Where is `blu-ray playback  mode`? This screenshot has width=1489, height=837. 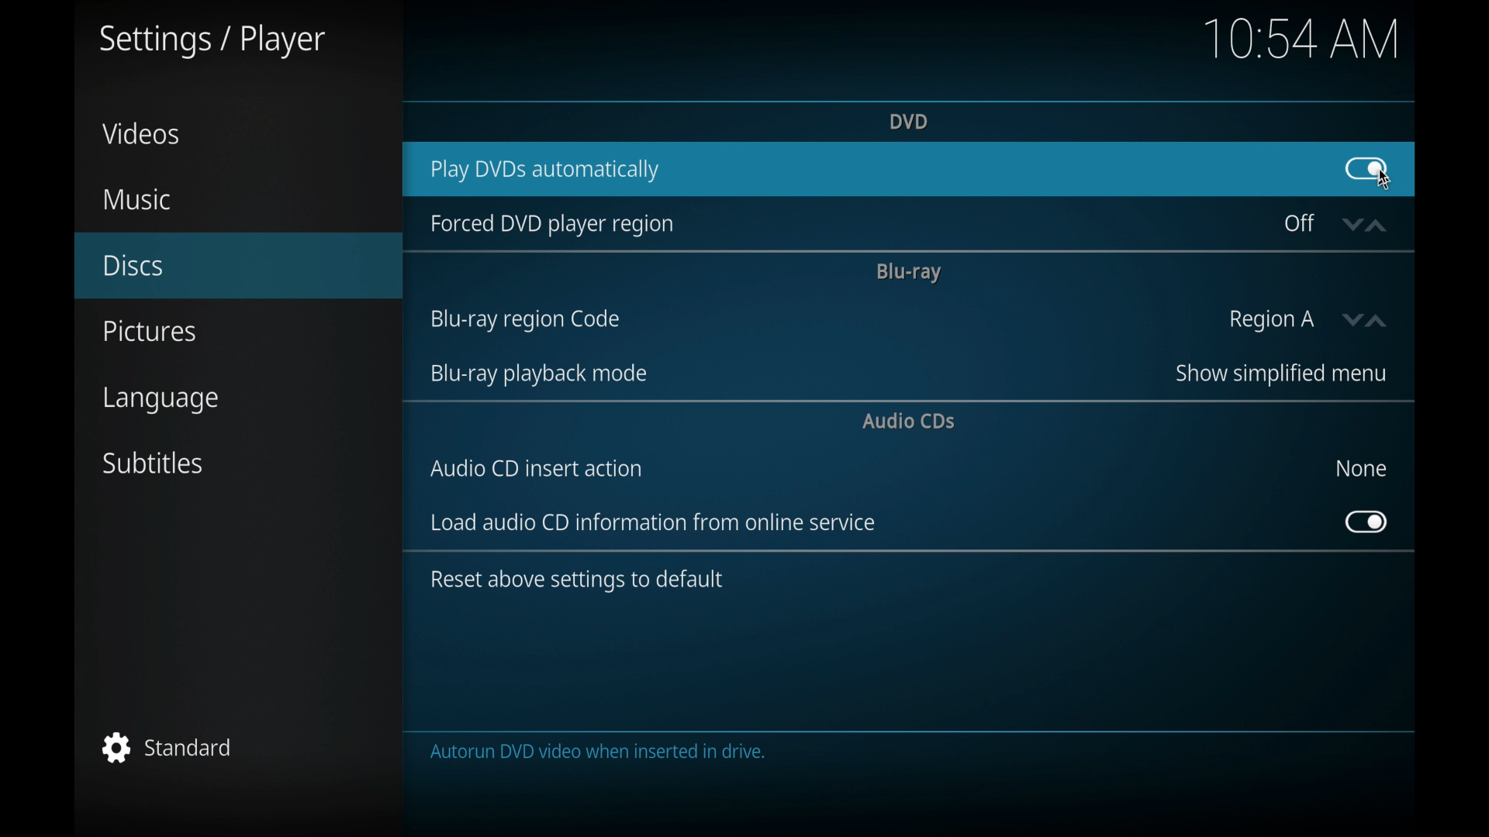 blu-ray playback  mode is located at coordinates (537, 374).